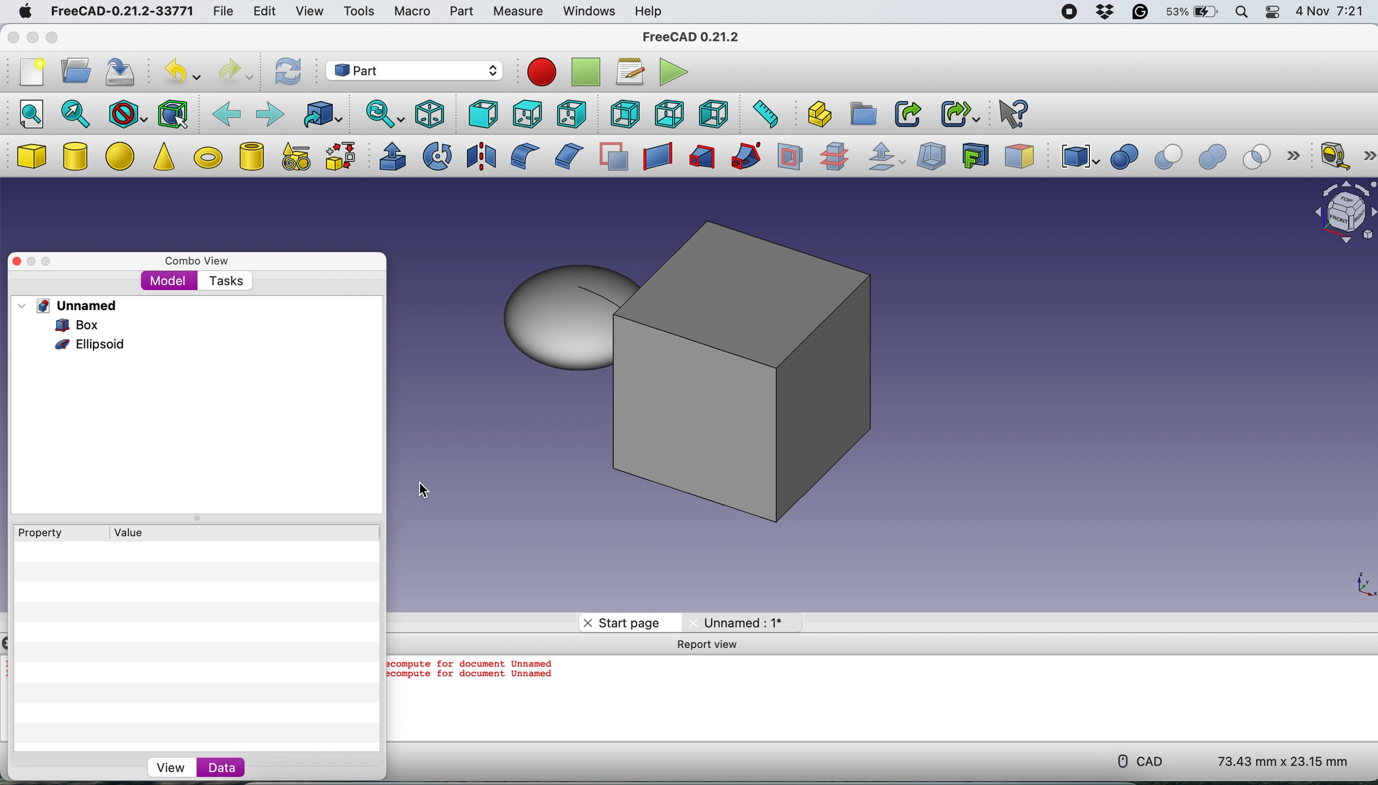 The height and width of the screenshot is (785, 1378). Describe the element at coordinates (1284, 762) in the screenshot. I see `73.43 mm x 23.15 mm` at that location.